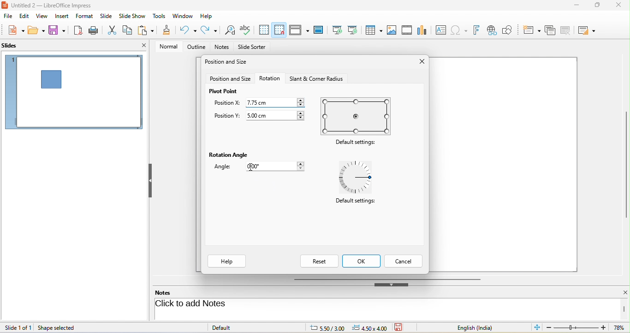 The width and height of the screenshot is (630, 333). Describe the element at coordinates (207, 15) in the screenshot. I see `help` at that location.